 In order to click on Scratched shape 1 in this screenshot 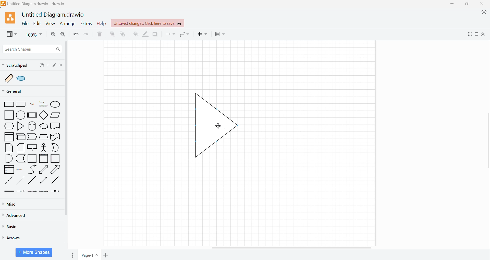, I will do `click(9, 78)`.